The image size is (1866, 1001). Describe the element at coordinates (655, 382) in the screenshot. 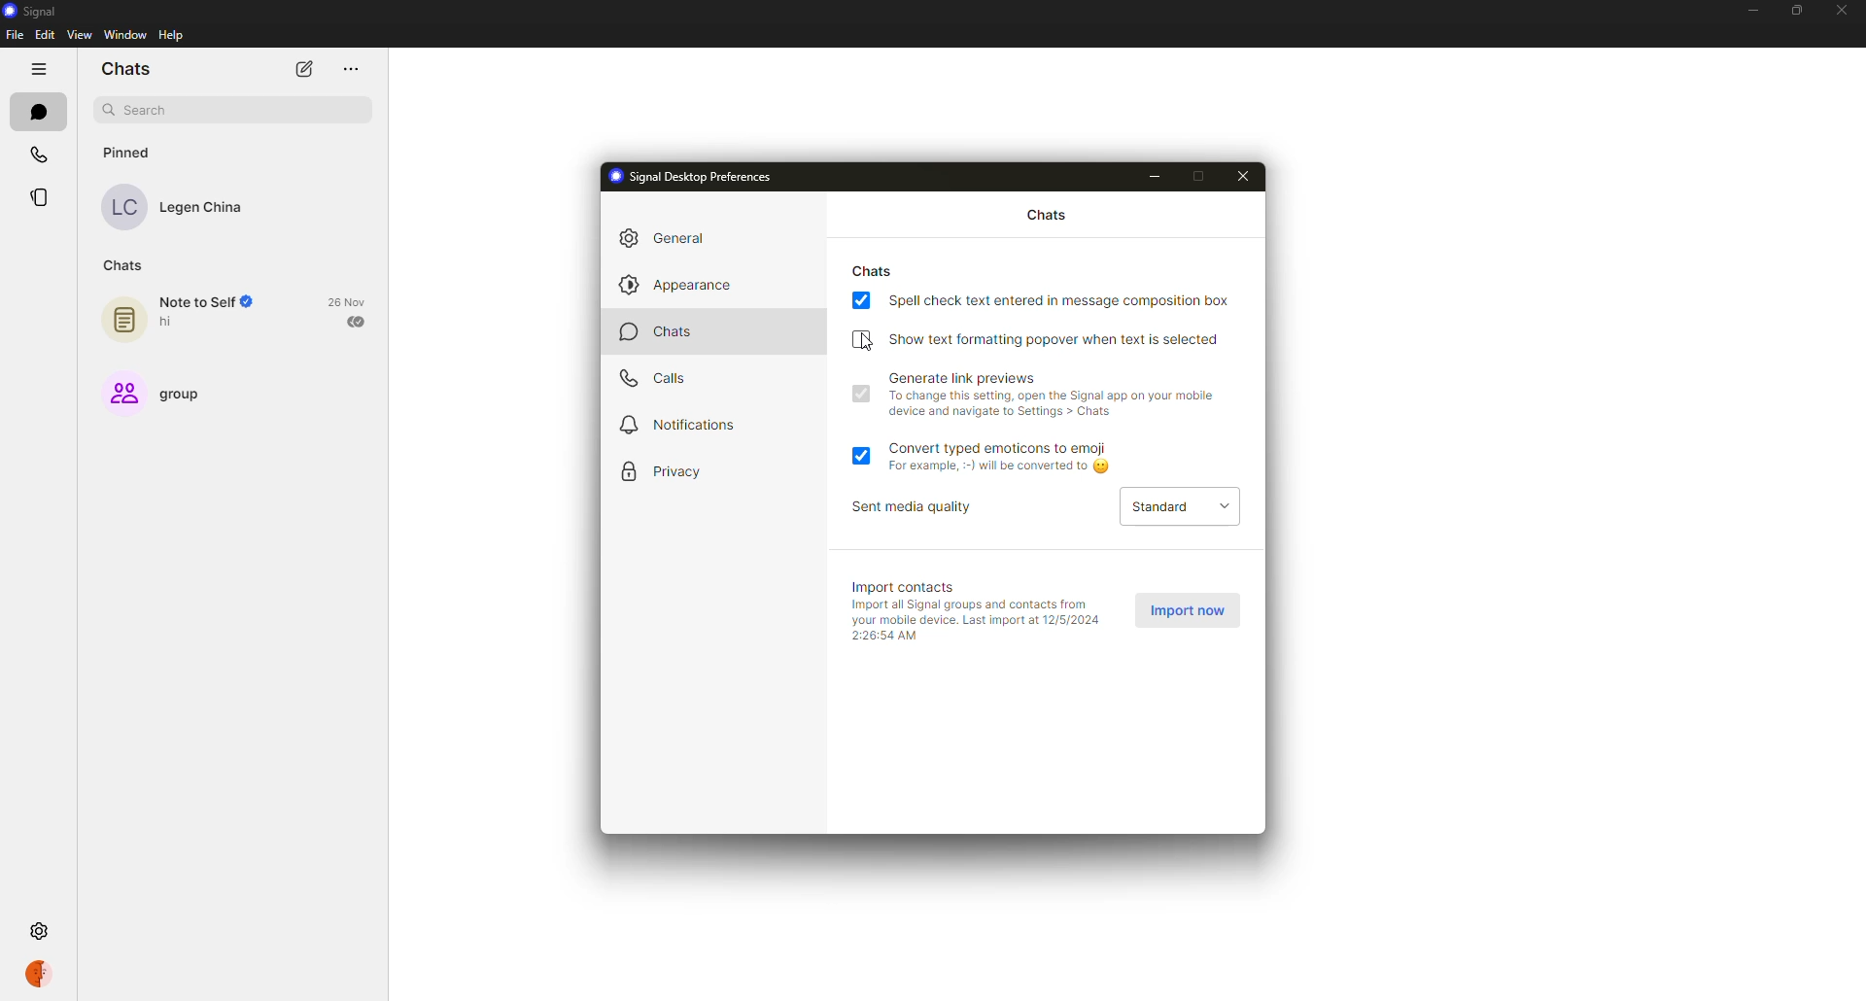

I see `calls` at that location.